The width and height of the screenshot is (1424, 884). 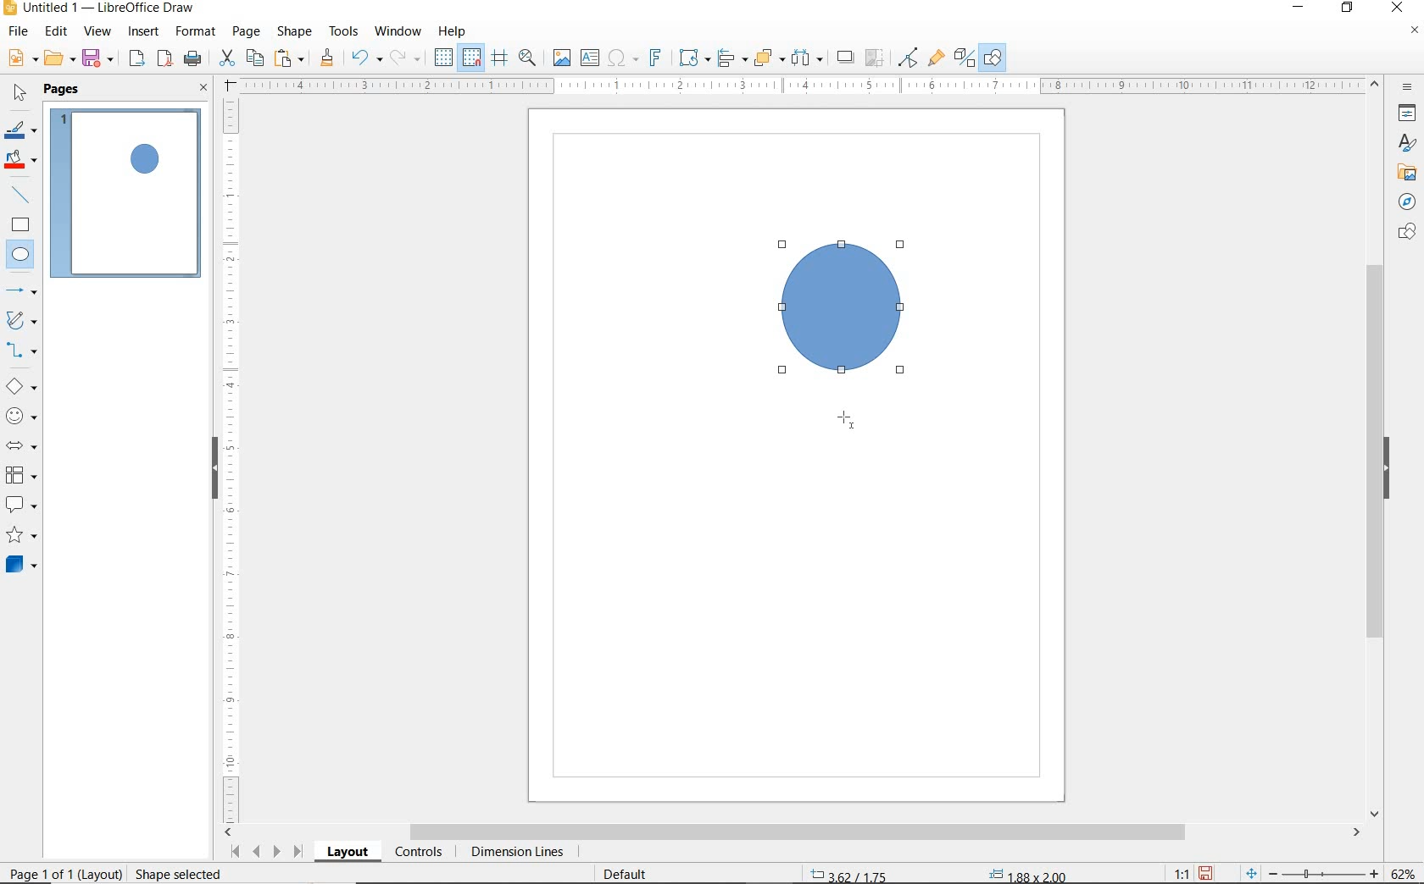 What do you see at coordinates (398, 31) in the screenshot?
I see `WINDOW` at bounding box center [398, 31].